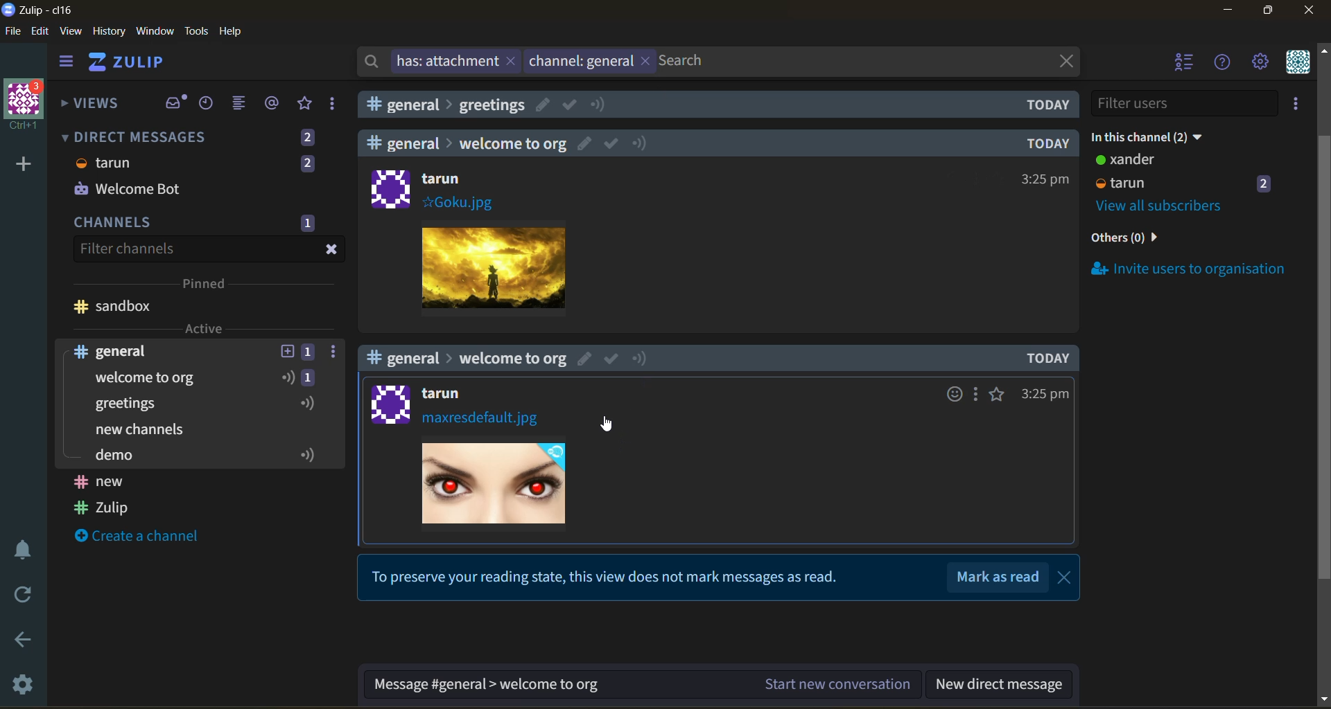 This screenshot has height=709, width=1331. Describe the element at coordinates (438, 62) in the screenshot. I see `has: attachment` at that location.